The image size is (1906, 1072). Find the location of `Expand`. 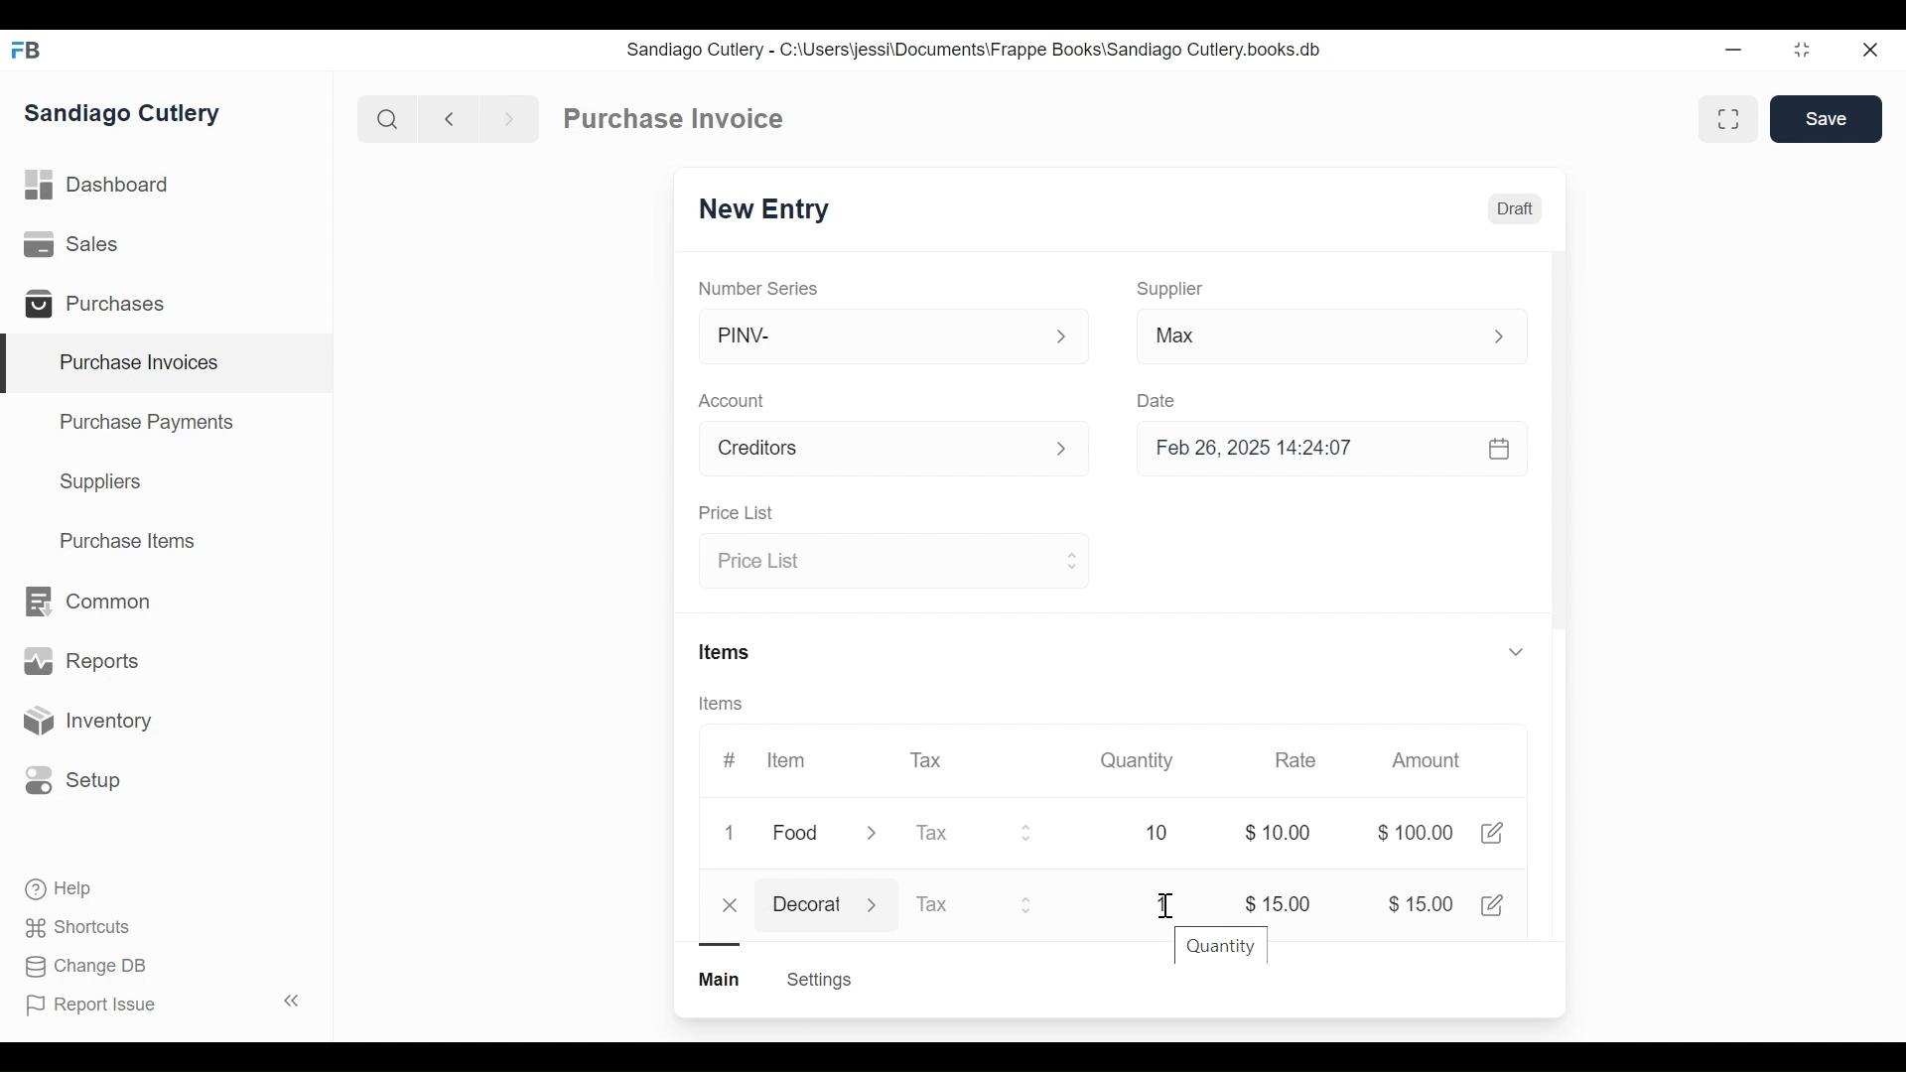

Expand is located at coordinates (1030, 904).